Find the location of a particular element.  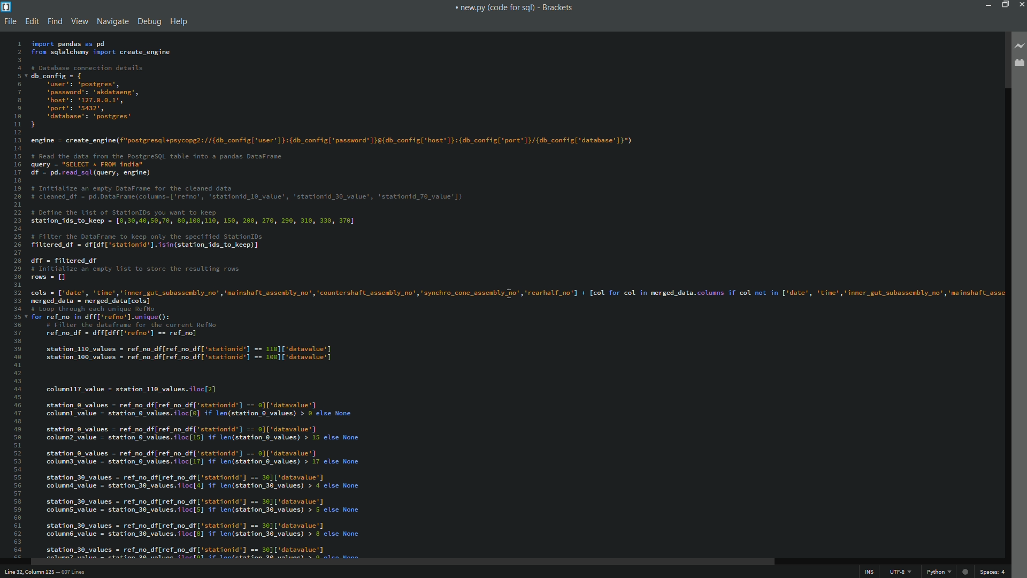

line numbers is located at coordinates (16, 299).